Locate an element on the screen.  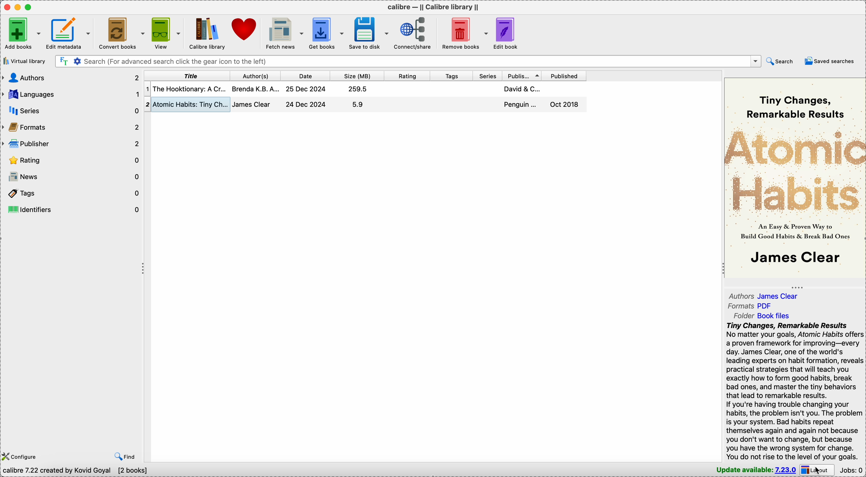
tags is located at coordinates (72, 193).